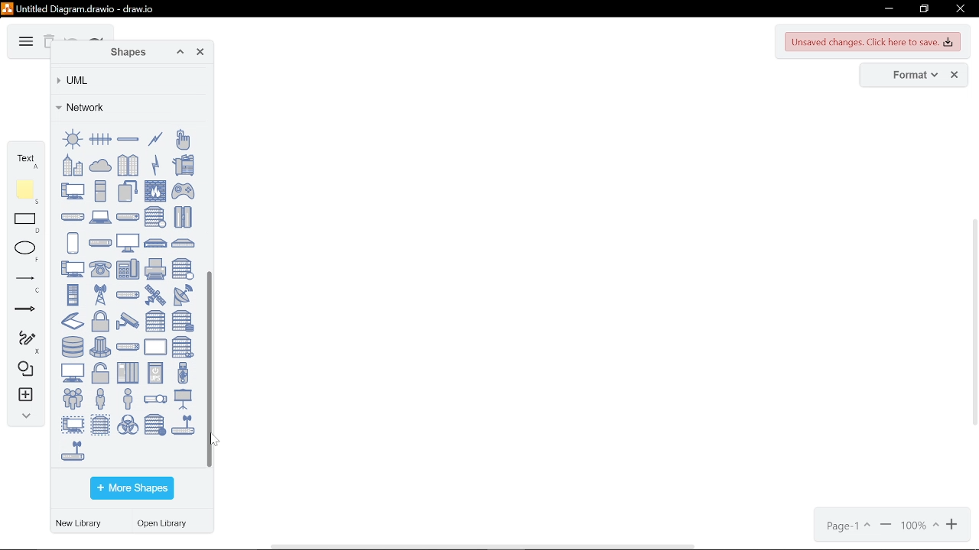 This screenshot has height=550, width=979. Describe the element at coordinates (100, 270) in the screenshot. I see `phone` at that location.